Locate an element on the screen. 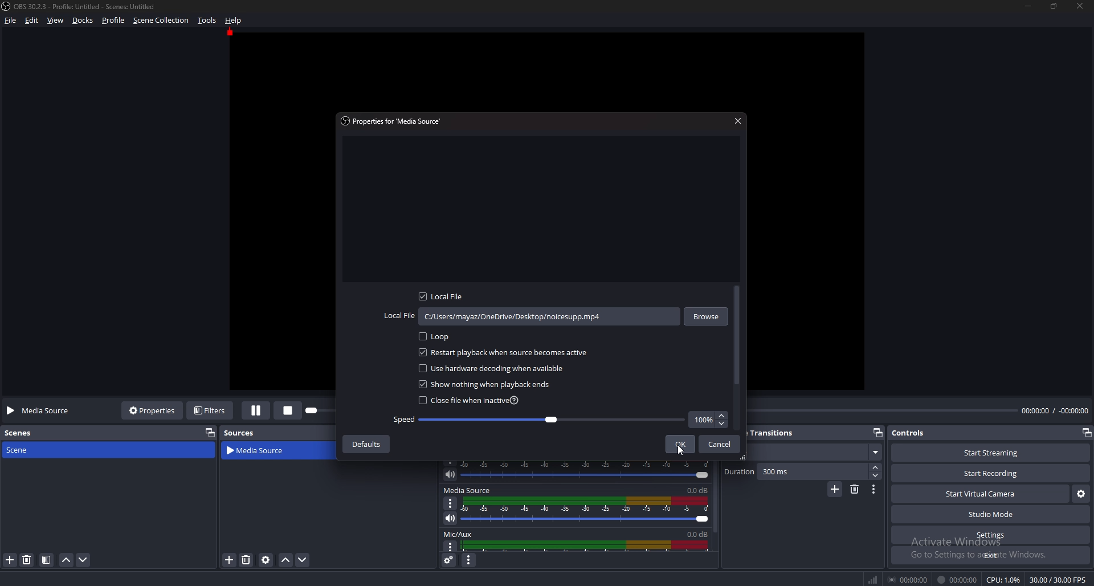 Image resolution: width=1094 pixels, height=586 pixels. pop out is located at coordinates (207, 432).